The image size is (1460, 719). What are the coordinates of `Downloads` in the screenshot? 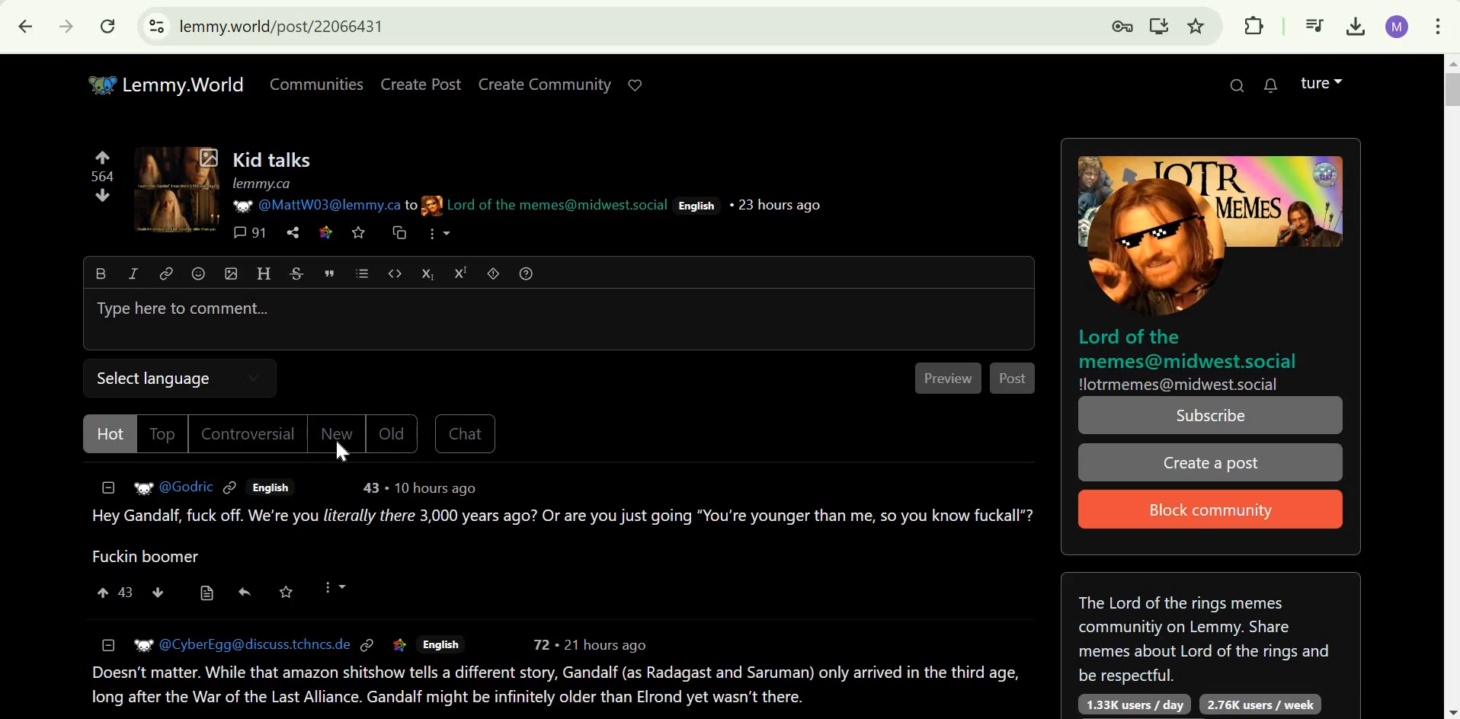 It's located at (1356, 24).